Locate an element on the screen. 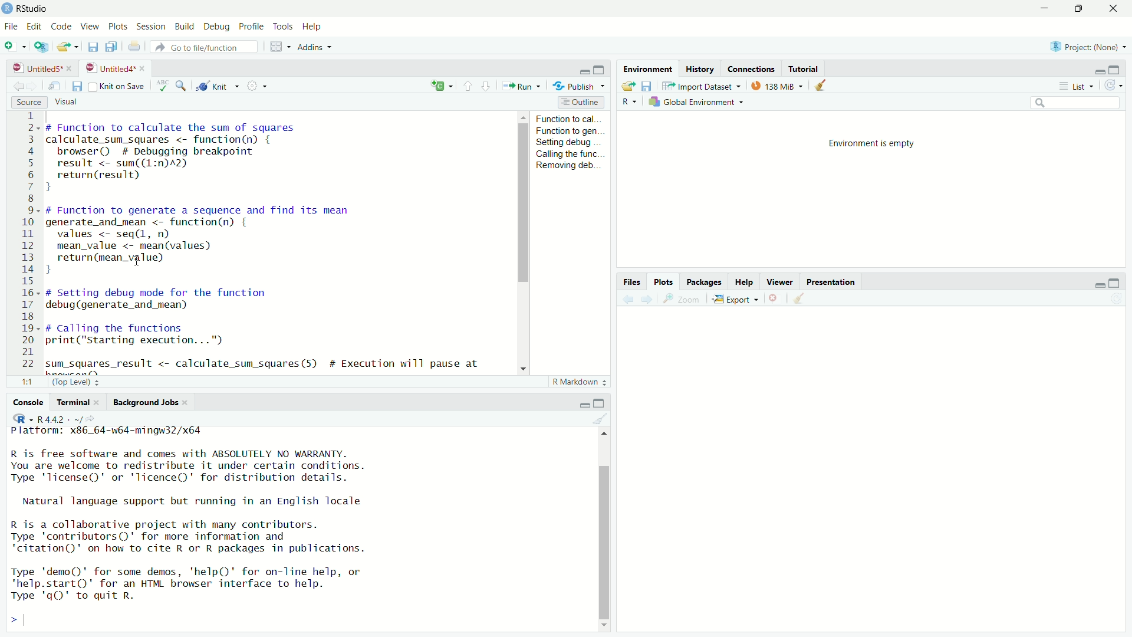 This screenshot has width=1132, height=637. function to cal... is located at coordinates (568, 119).